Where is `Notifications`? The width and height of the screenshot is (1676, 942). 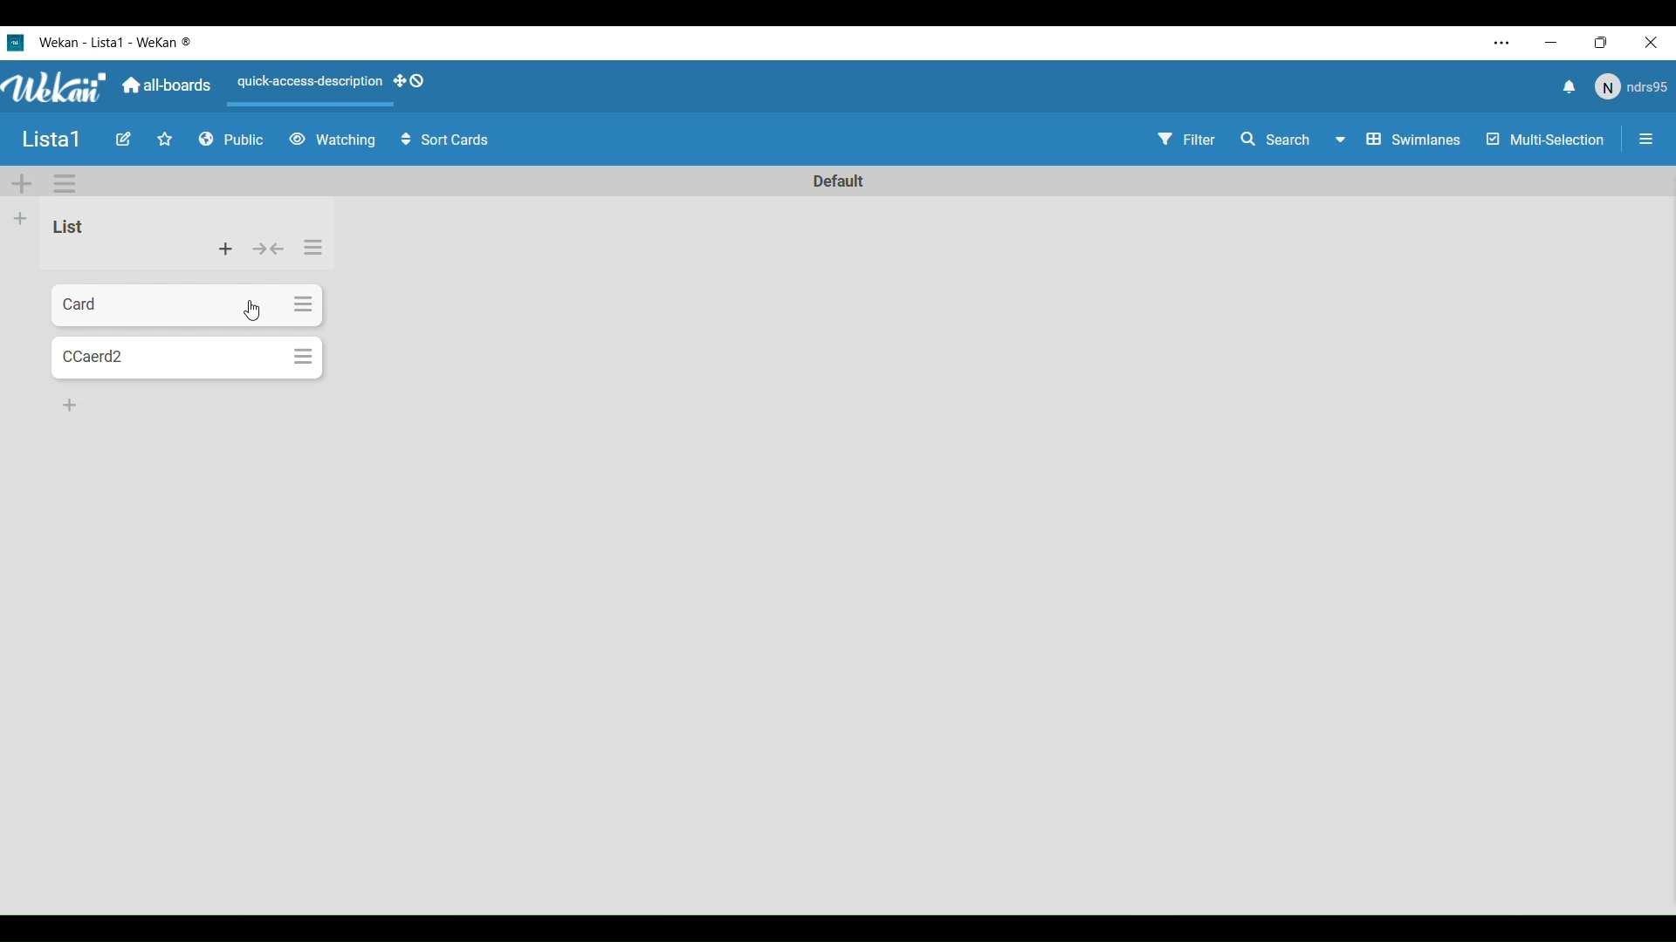 Notifications is located at coordinates (1567, 89).